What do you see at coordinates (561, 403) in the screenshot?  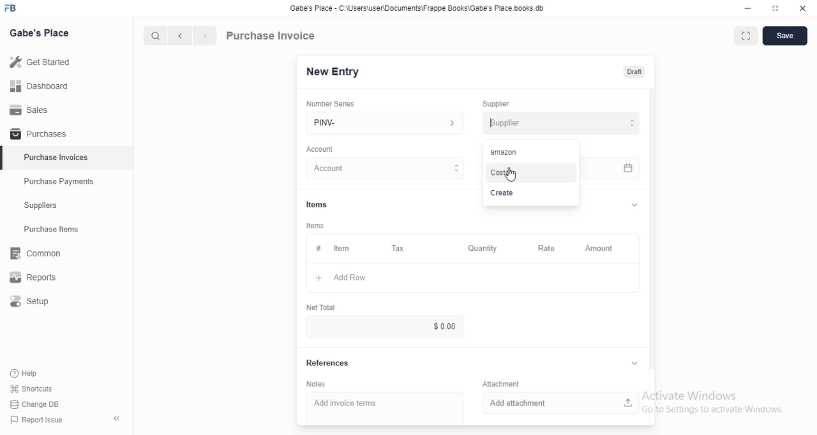 I see `Add attachment` at bounding box center [561, 403].